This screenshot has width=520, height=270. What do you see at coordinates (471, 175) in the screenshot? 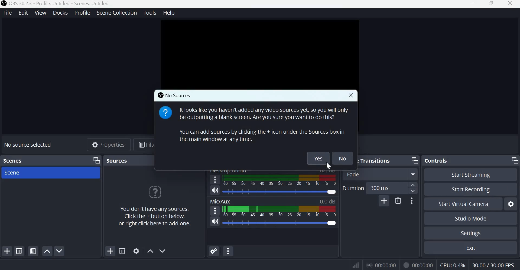
I see `Start Streaming` at bounding box center [471, 175].